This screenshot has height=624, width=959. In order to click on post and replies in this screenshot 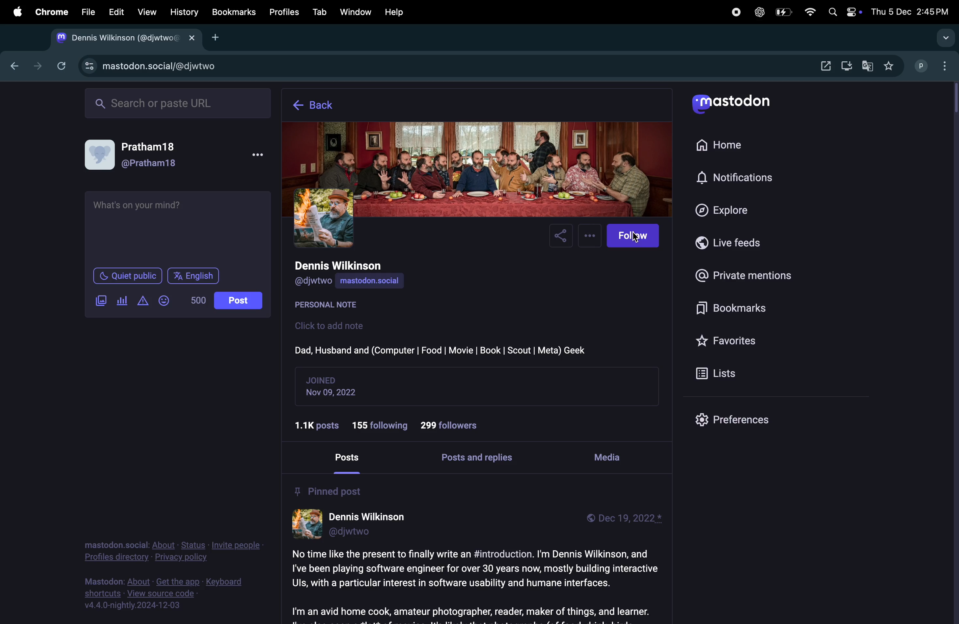, I will do `click(482, 459)`.